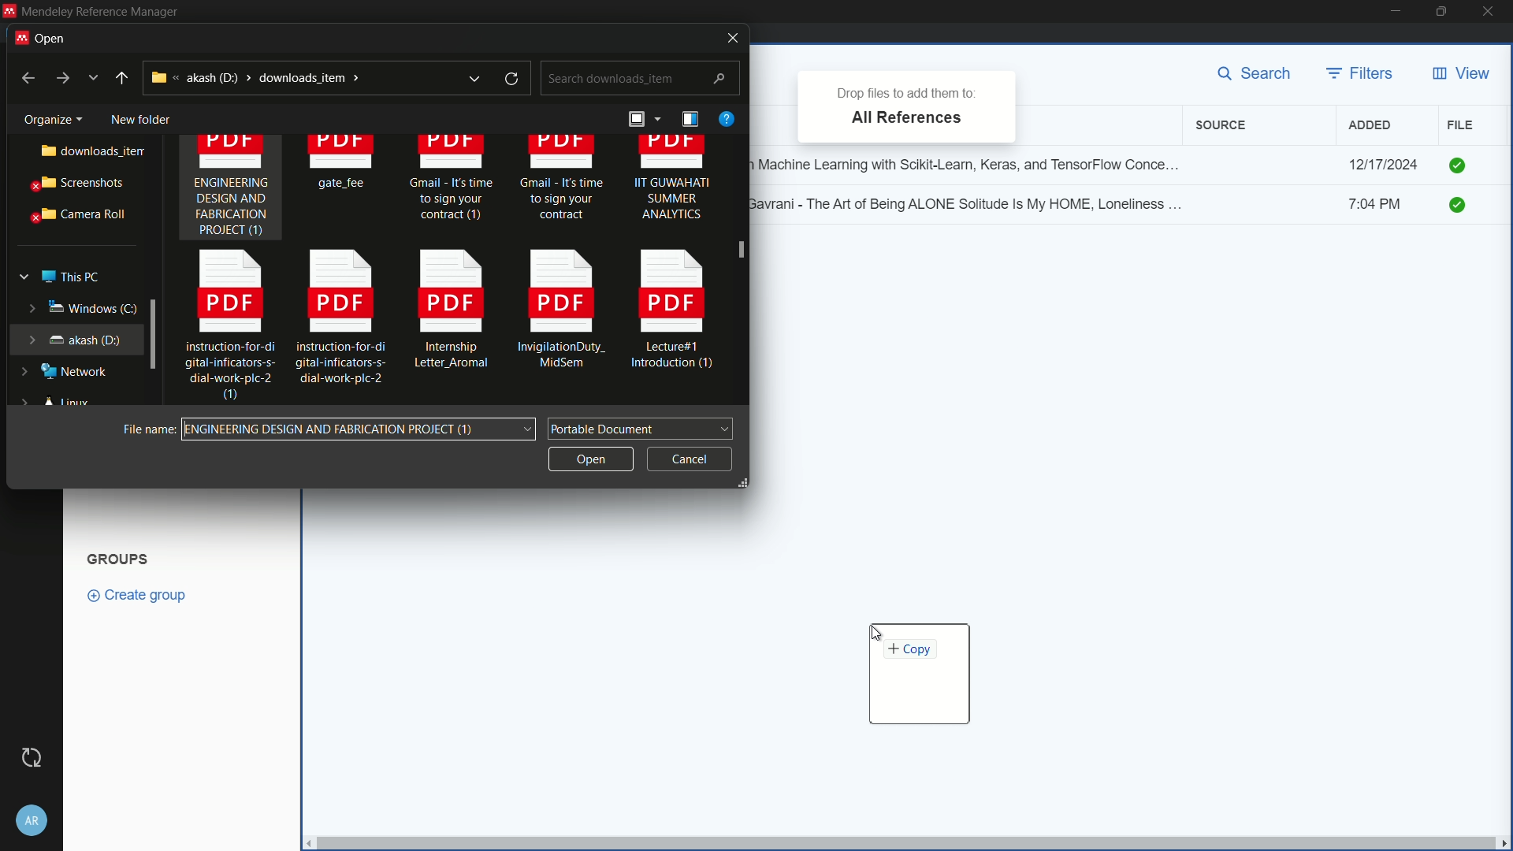 The image size is (1513, 851). I want to click on Gmail - It's time.
to sign your
contract, so click(563, 181).